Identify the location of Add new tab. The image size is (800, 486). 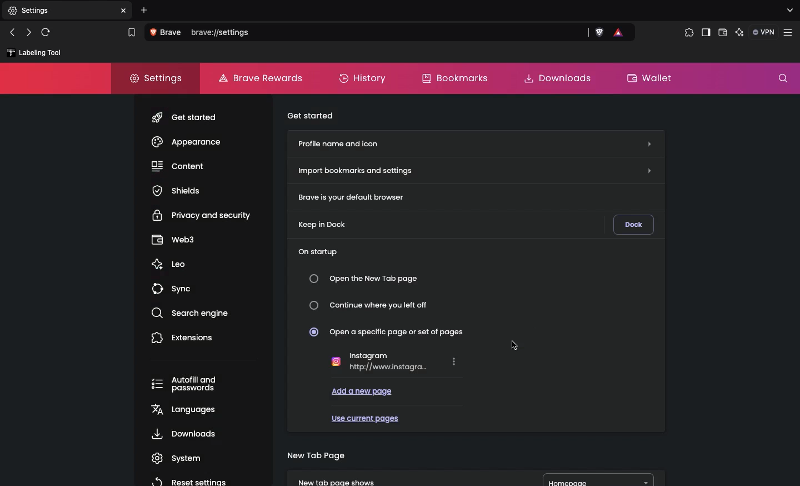
(144, 10).